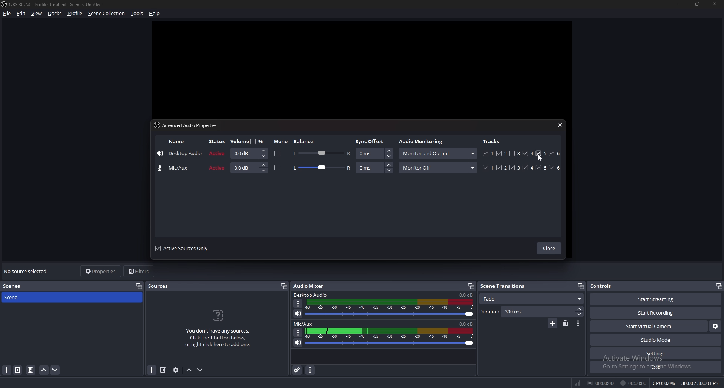 This screenshot has height=388, width=724. What do you see at coordinates (37, 13) in the screenshot?
I see `view` at bounding box center [37, 13].